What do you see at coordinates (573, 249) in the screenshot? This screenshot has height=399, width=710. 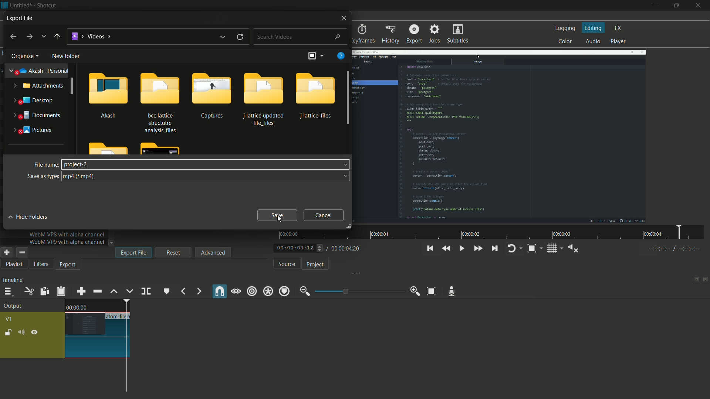 I see `show volume control` at bounding box center [573, 249].